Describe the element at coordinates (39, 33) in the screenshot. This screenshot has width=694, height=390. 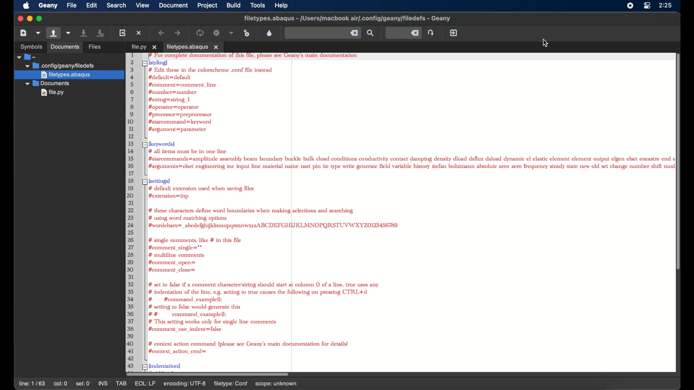
I see `create file from template` at that location.